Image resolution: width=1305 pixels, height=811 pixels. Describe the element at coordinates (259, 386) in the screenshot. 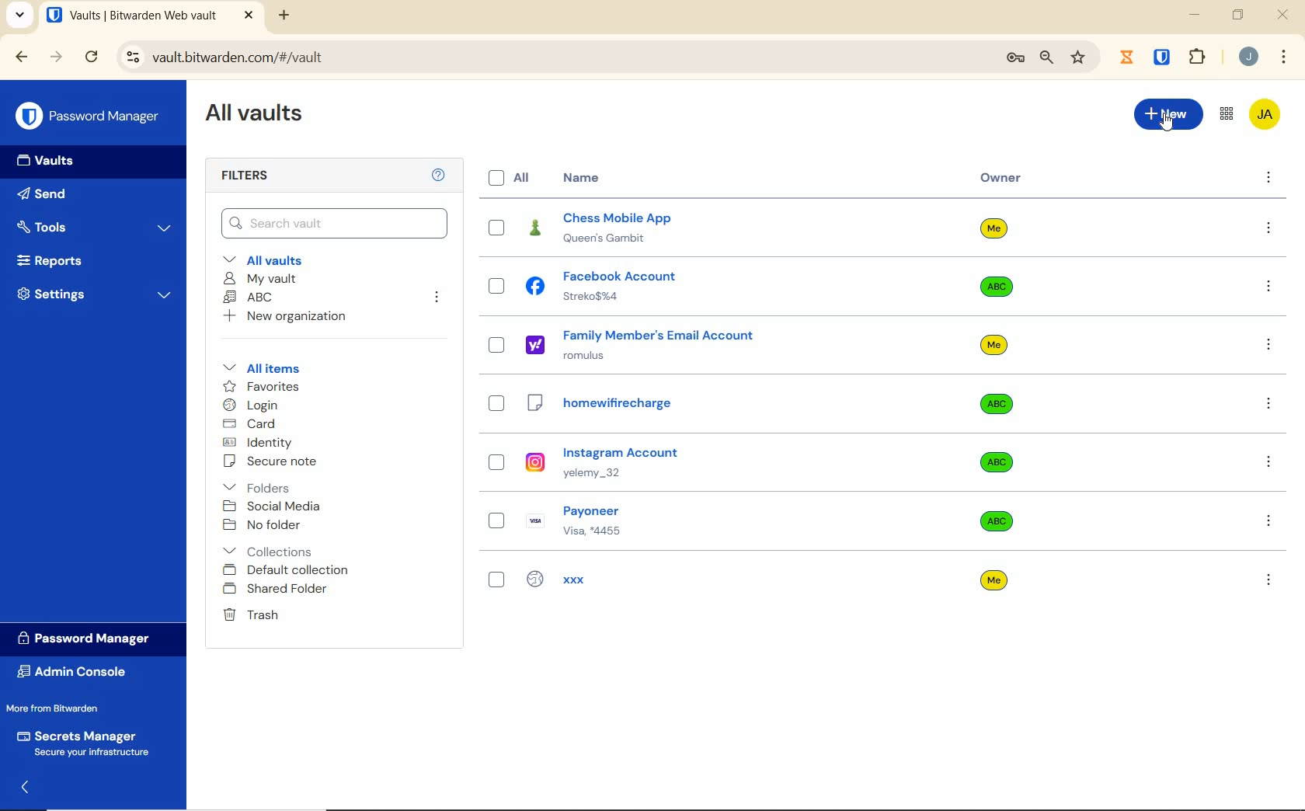

I see `favorites` at that location.